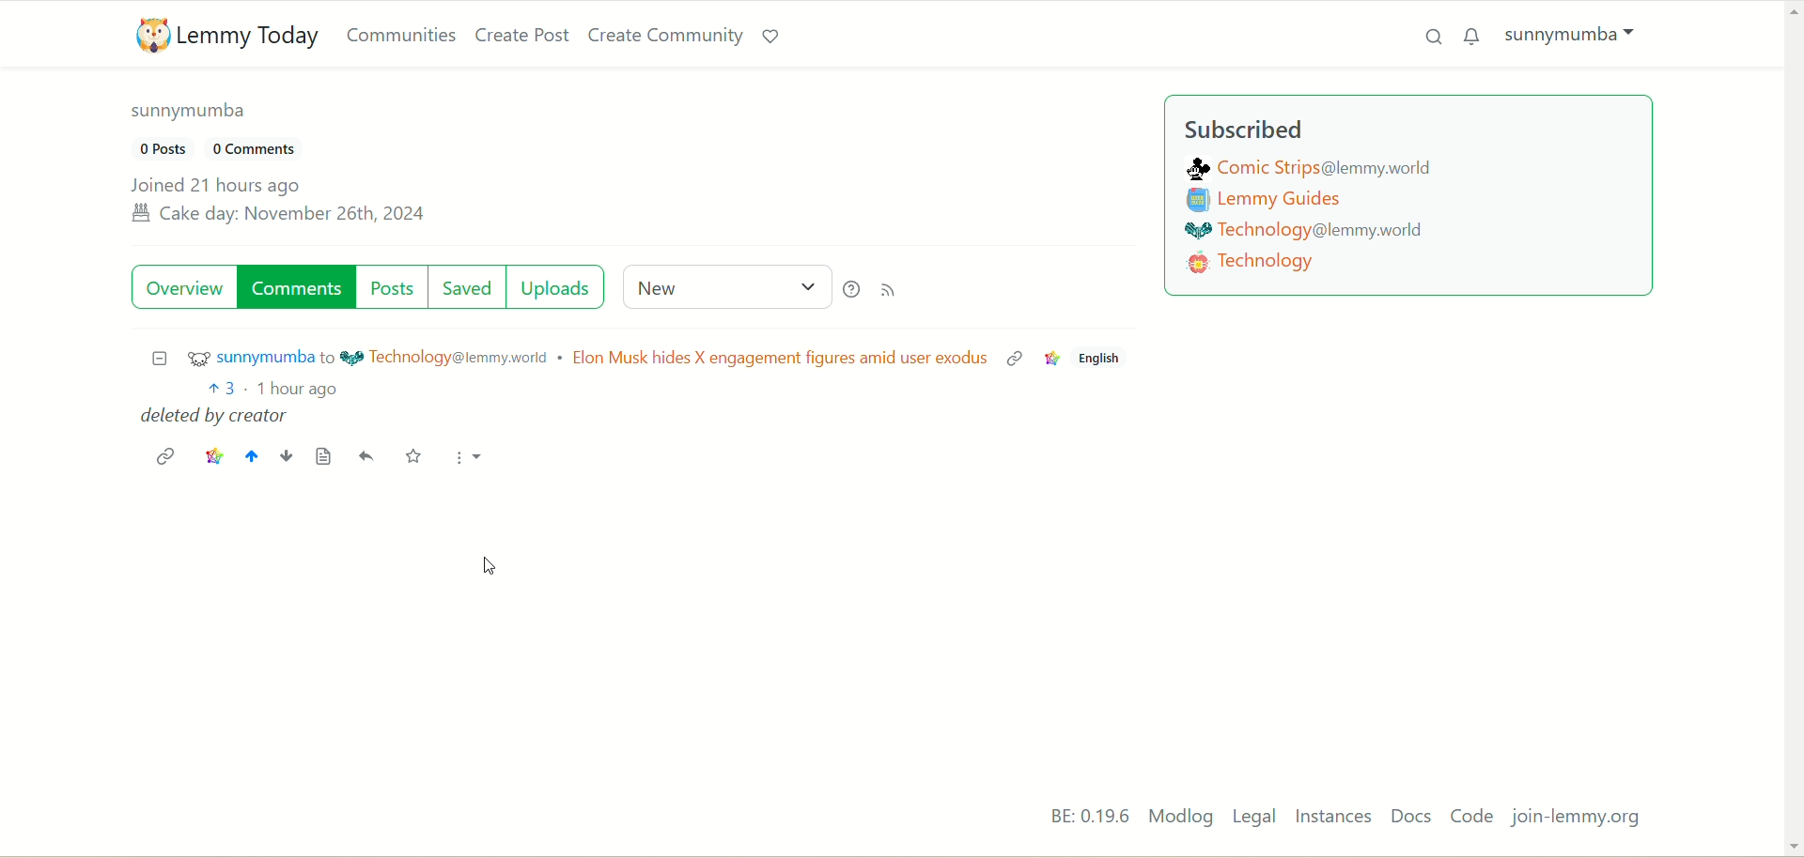 The width and height of the screenshot is (1804, 858). I want to click on 0 posts, so click(163, 147).